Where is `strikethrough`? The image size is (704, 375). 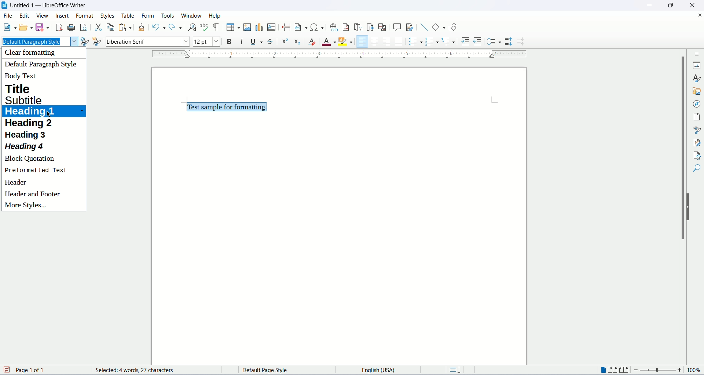 strikethrough is located at coordinates (272, 41).